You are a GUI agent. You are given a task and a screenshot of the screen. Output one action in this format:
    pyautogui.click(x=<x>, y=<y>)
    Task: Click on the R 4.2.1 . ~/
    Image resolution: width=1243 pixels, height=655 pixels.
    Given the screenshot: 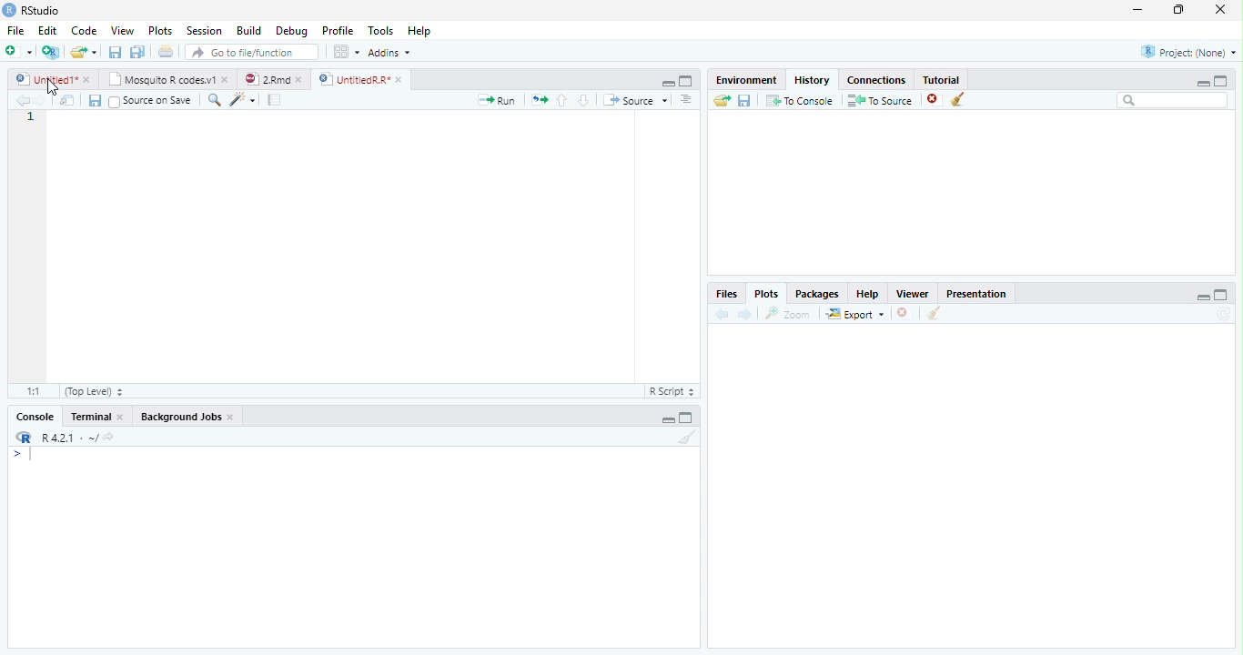 What is the action you would take?
    pyautogui.click(x=69, y=437)
    